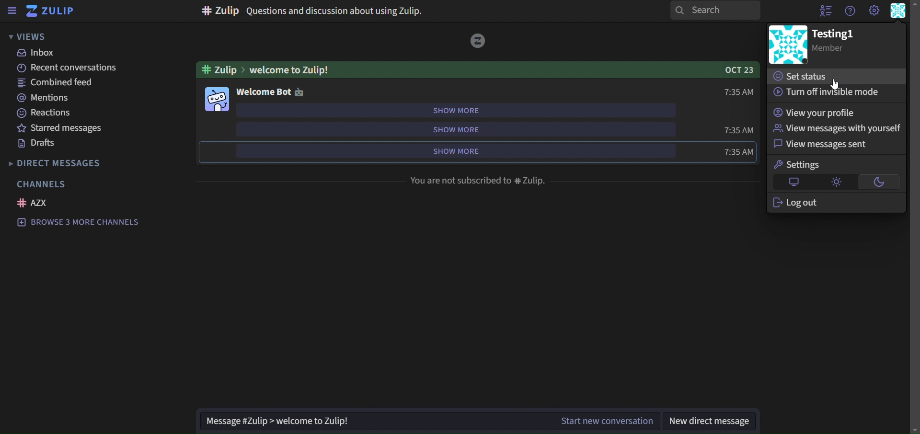  What do you see at coordinates (851, 11) in the screenshot?
I see `get help` at bounding box center [851, 11].